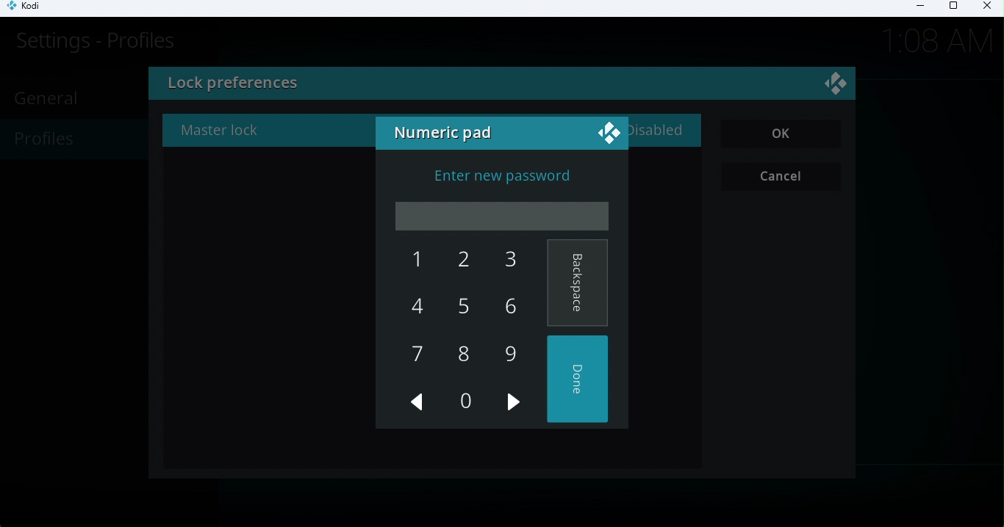  Describe the element at coordinates (464, 401) in the screenshot. I see `0` at that location.